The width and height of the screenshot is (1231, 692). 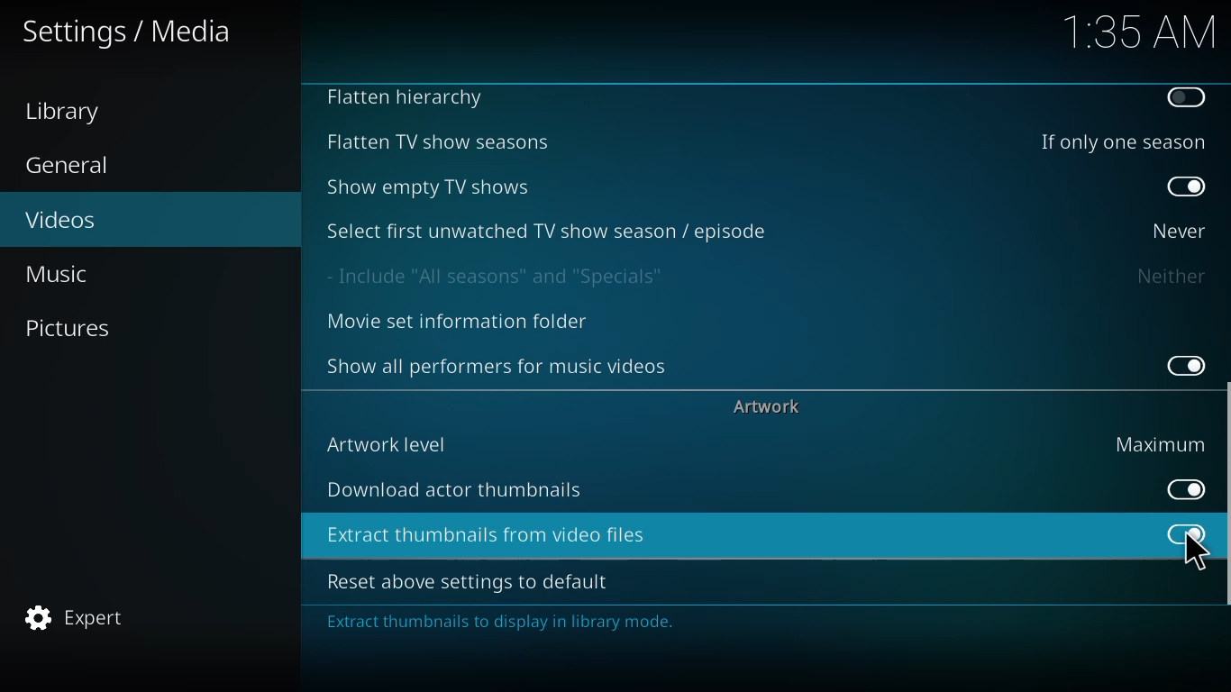 What do you see at coordinates (498, 365) in the screenshot?
I see `show all performers` at bounding box center [498, 365].